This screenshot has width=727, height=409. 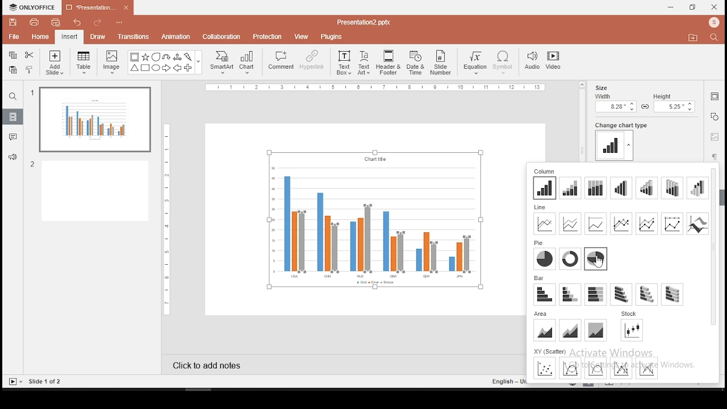 What do you see at coordinates (675, 103) in the screenshot?
I see `height` at bounding box center [675, 103].